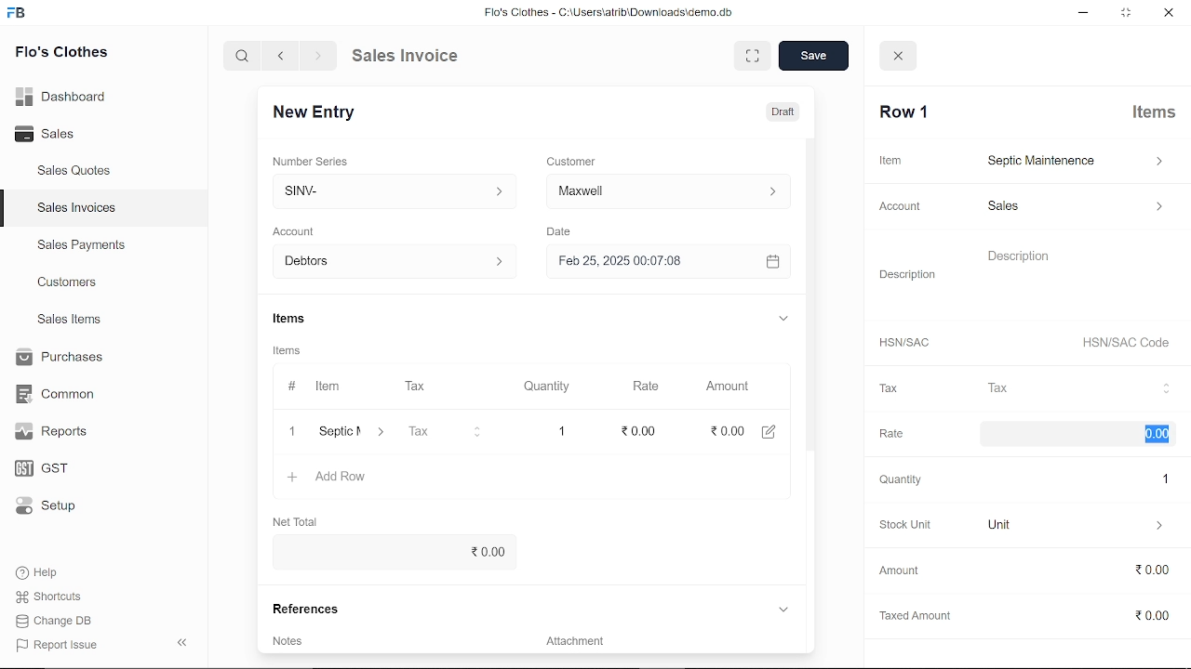  What do you see at coordinates (81, 245) in the screenshot?
I see `Sales Payments` at bounding box center [81, 245].